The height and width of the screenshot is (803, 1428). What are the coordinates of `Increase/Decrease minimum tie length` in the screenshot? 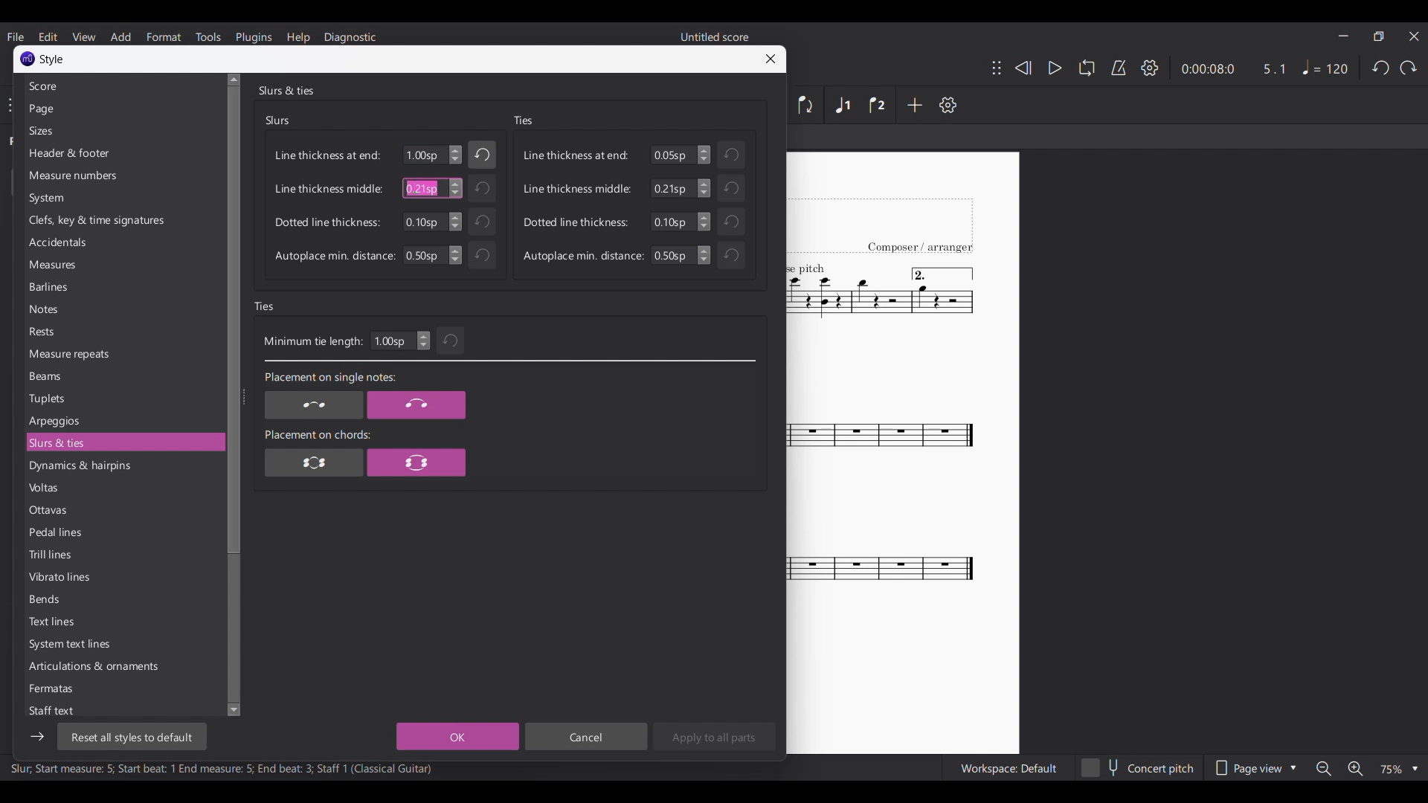 It's located at (423, 341).